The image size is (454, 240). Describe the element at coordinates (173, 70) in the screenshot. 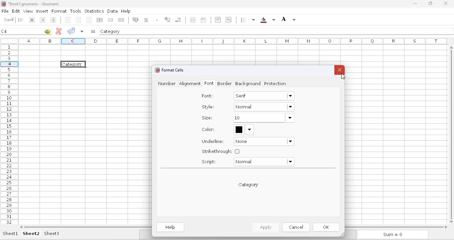

I see `format cells` at that location.